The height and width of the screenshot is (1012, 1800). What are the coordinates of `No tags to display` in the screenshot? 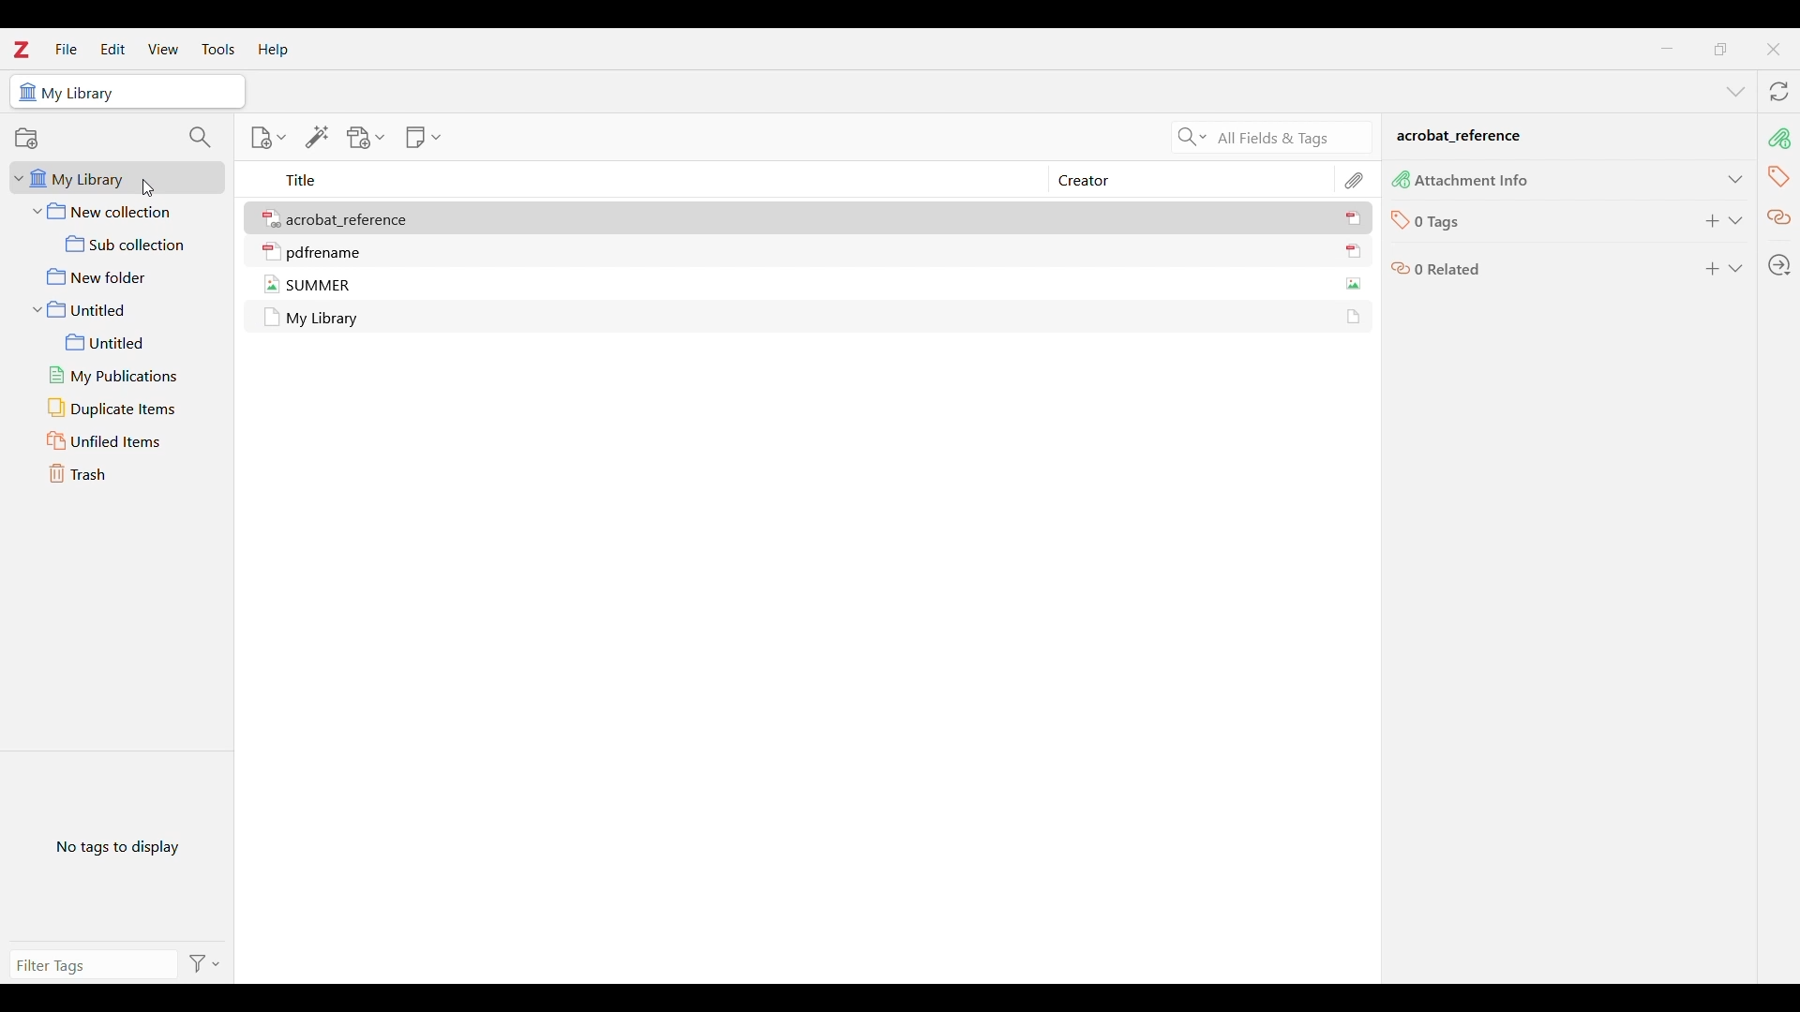 It's located at (118, 846).